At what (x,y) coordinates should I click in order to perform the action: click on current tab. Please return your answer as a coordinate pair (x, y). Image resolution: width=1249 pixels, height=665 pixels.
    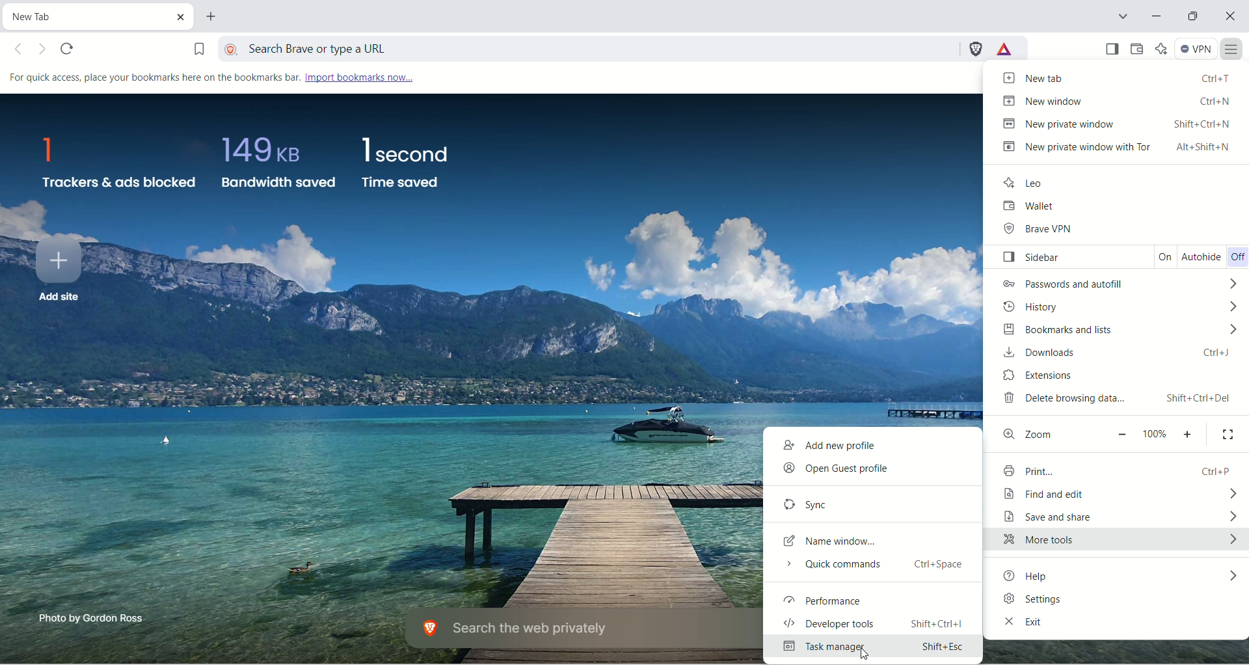
    Looking at the image, I should click on (81, 16).